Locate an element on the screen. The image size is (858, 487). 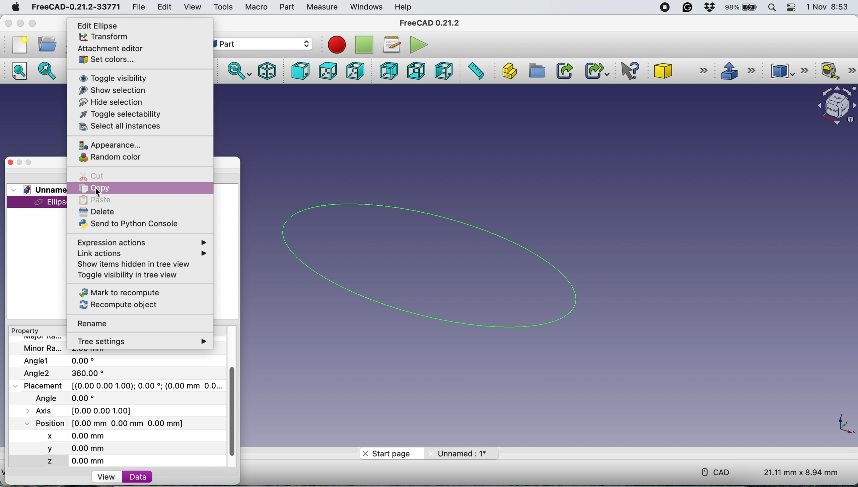
edit is located at coordinates (164, 8).